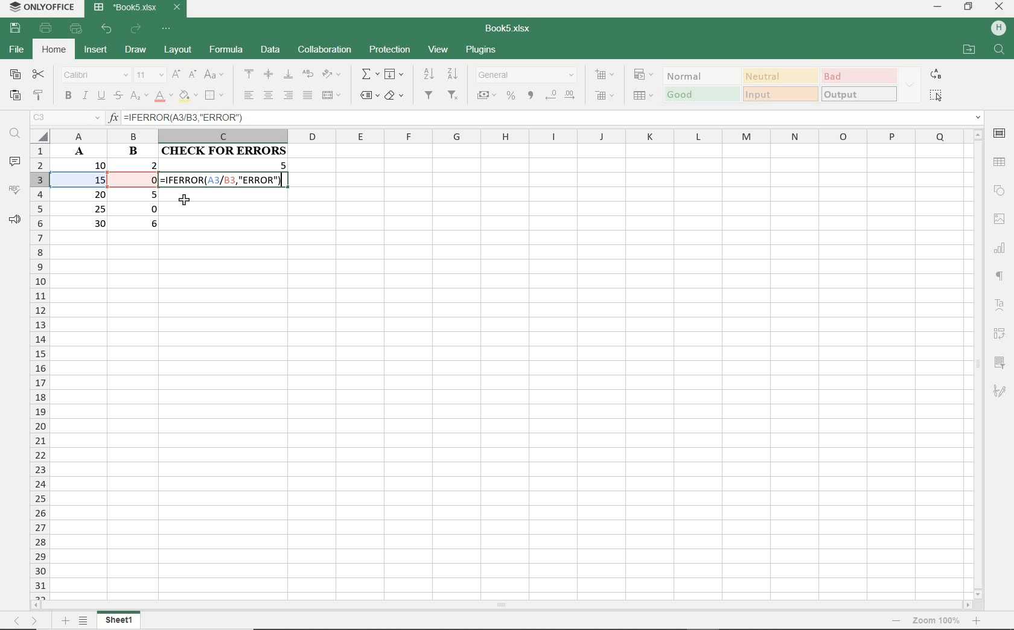  Describe the element at coordinates (84, 97) in the screenshot. I see `ITALIC` at that location.